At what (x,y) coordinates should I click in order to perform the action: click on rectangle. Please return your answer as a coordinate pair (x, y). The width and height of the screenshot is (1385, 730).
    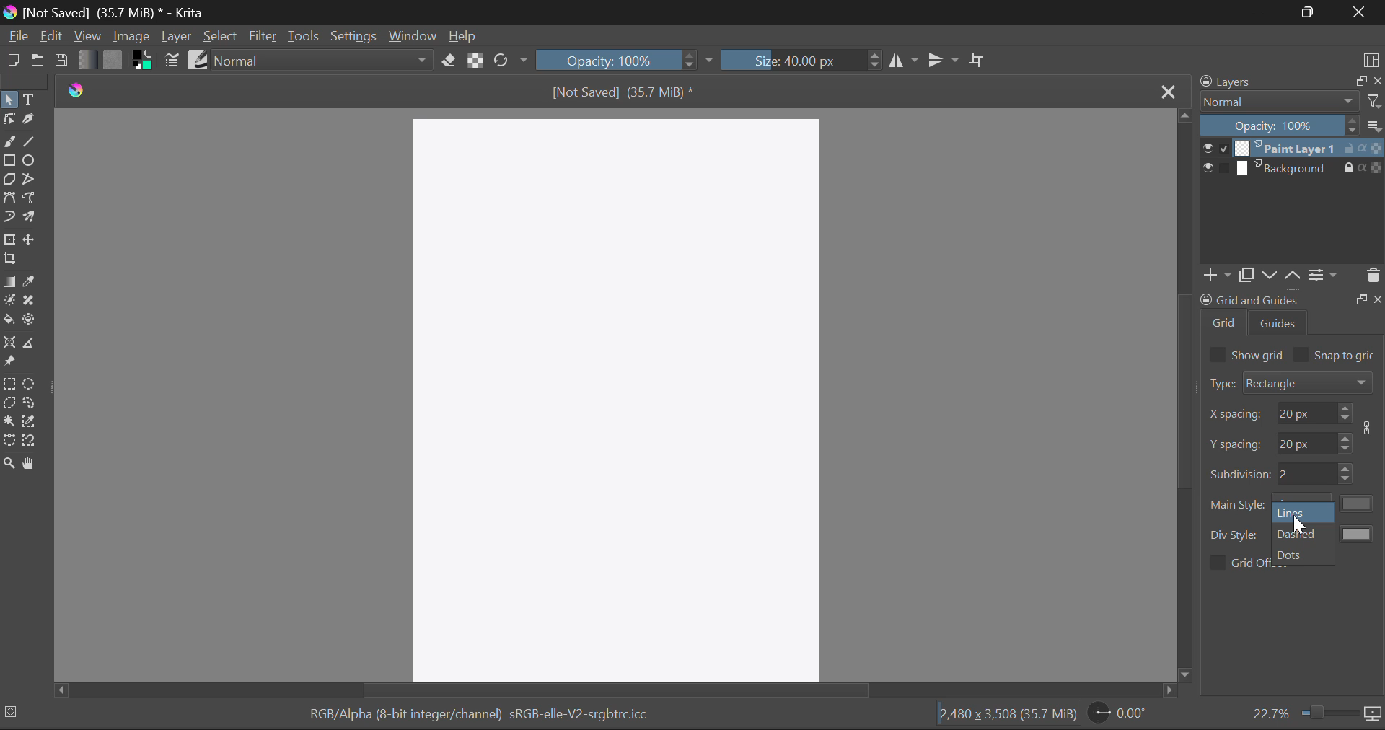
    Looking at the image, I should click on (1309, 382).